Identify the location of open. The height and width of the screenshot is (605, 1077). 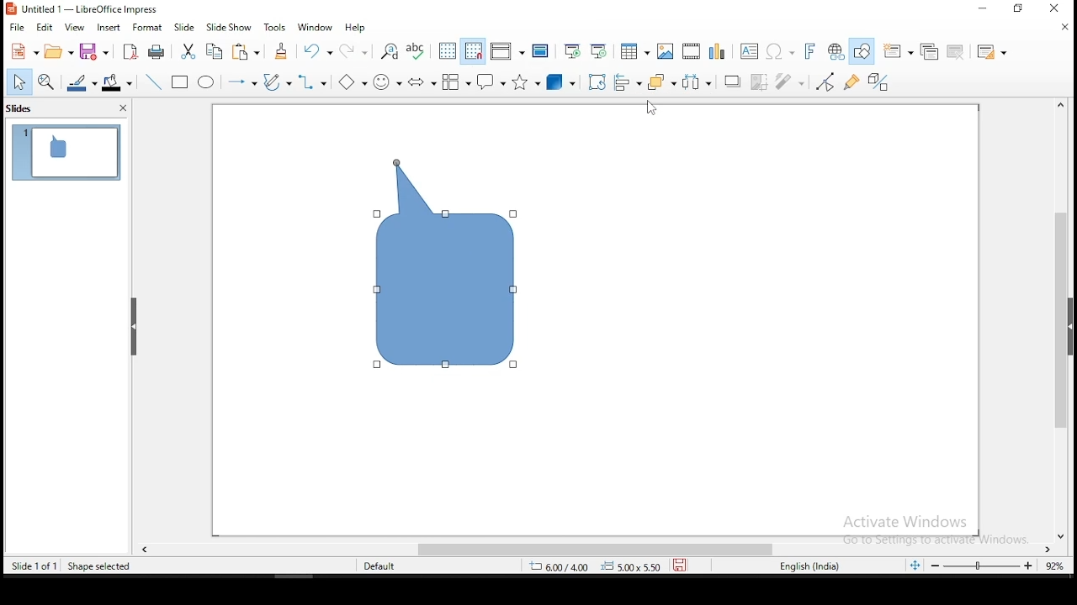
(58, 51).